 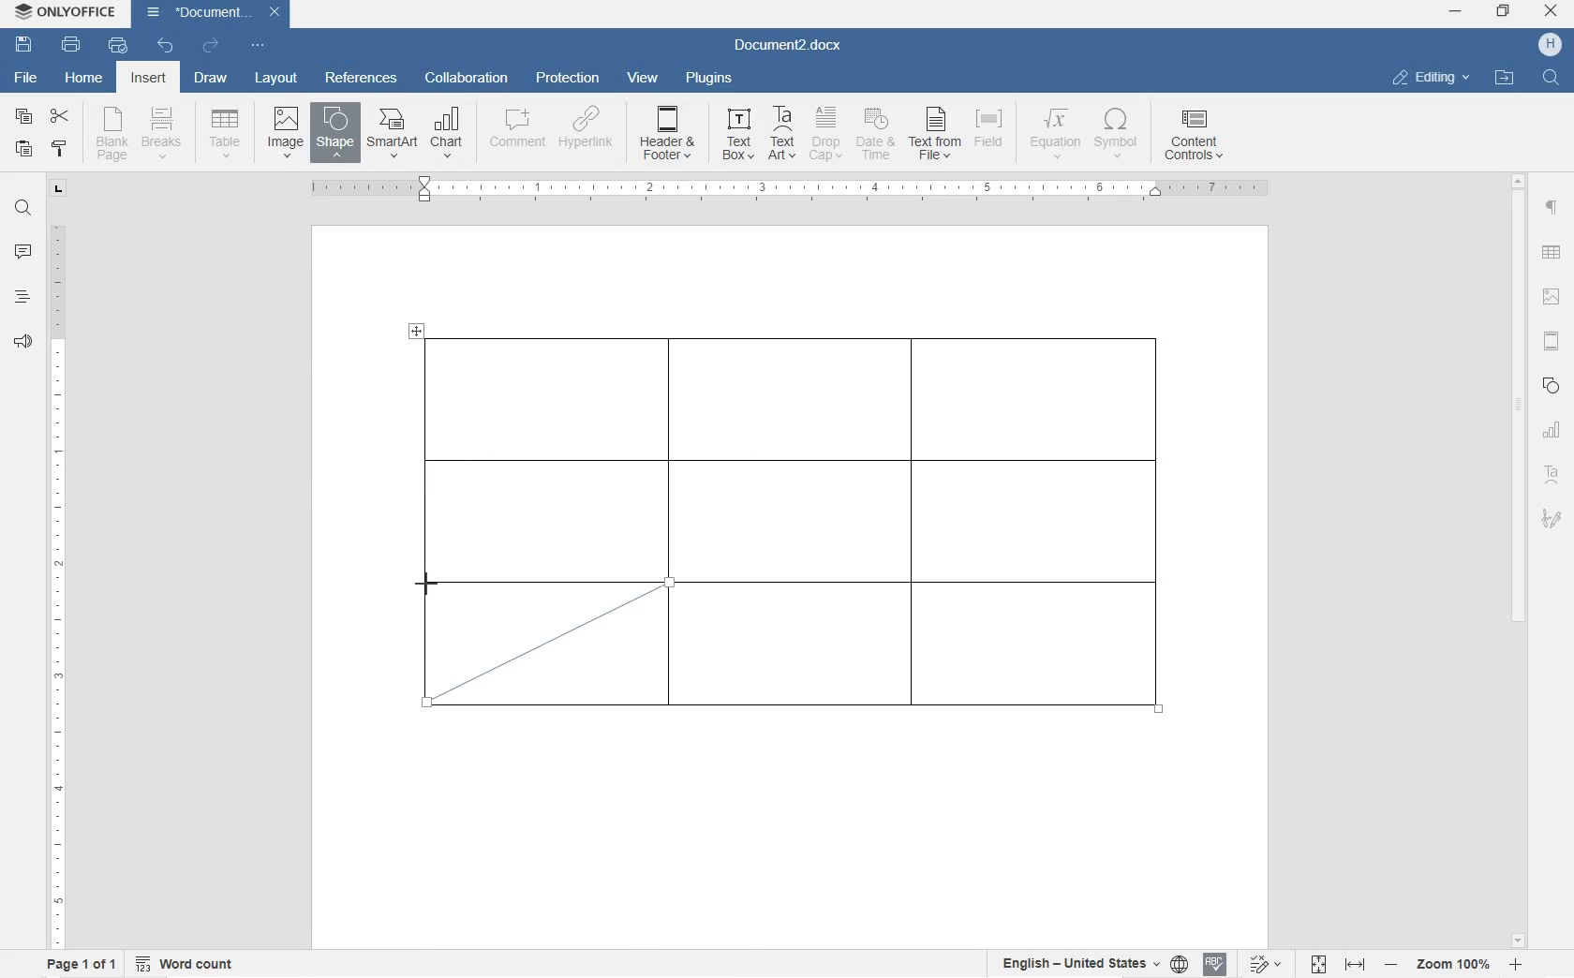 I want to click on blank page, so click(x=110, y=136).